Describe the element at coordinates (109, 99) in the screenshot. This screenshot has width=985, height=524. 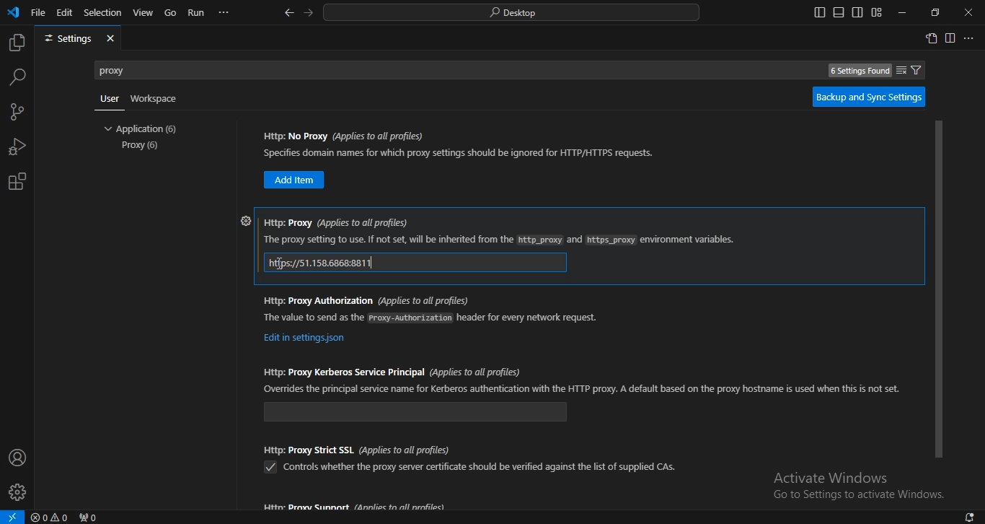
I see `user` at that location.